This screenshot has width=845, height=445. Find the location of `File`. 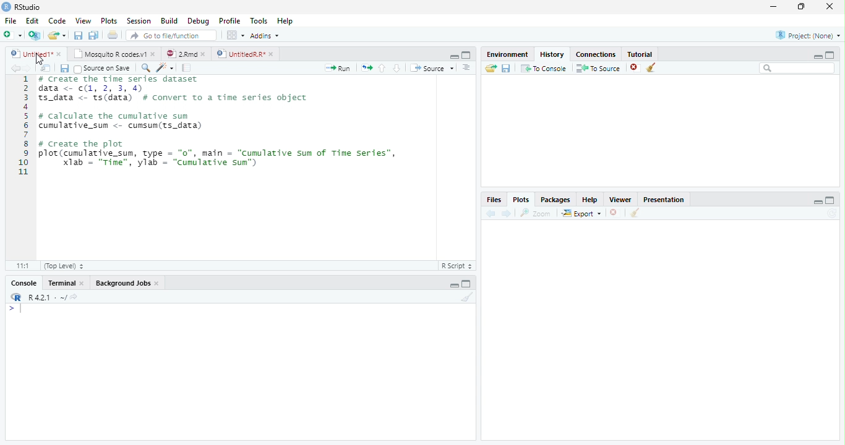

File is located at coordinates (10, 21).